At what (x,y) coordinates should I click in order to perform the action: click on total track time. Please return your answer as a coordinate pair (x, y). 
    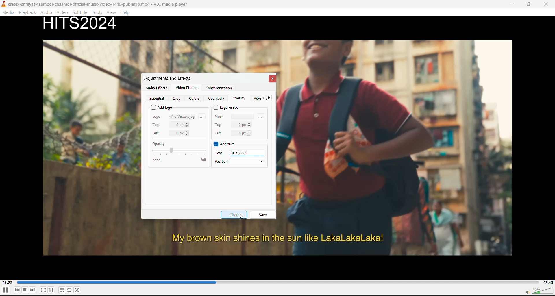
    Looking at the image, I should click on (548, 282).